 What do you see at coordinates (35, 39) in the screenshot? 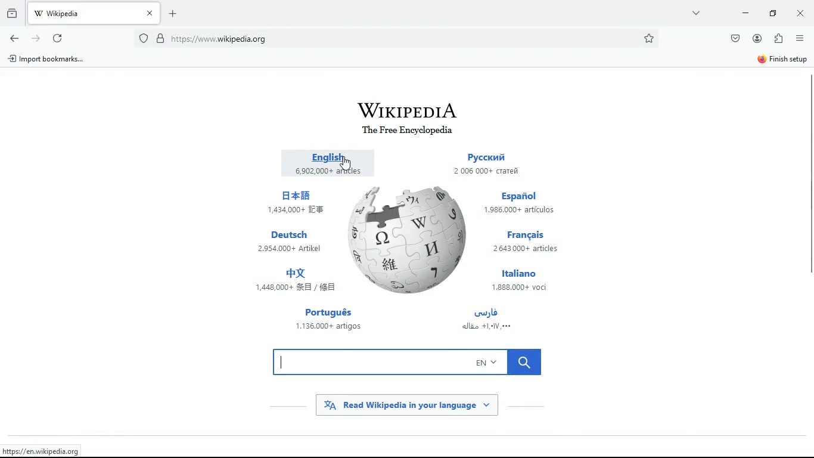
I see `forward` at bounding box center [35, 39].